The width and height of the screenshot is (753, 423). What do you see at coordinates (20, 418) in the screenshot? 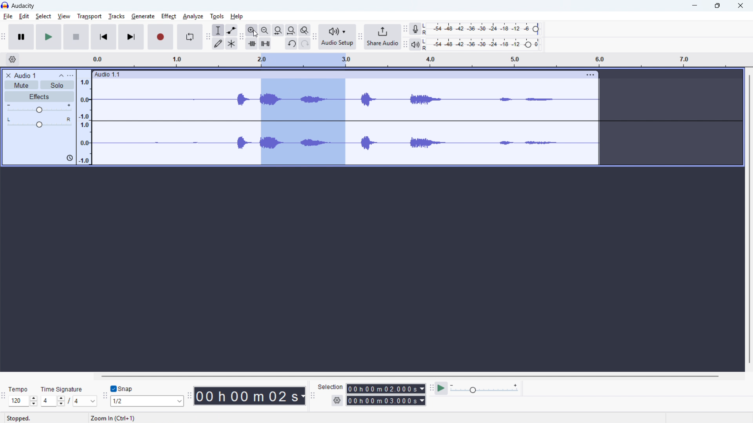
I see `Stopped` at bounding box center [20, 418].